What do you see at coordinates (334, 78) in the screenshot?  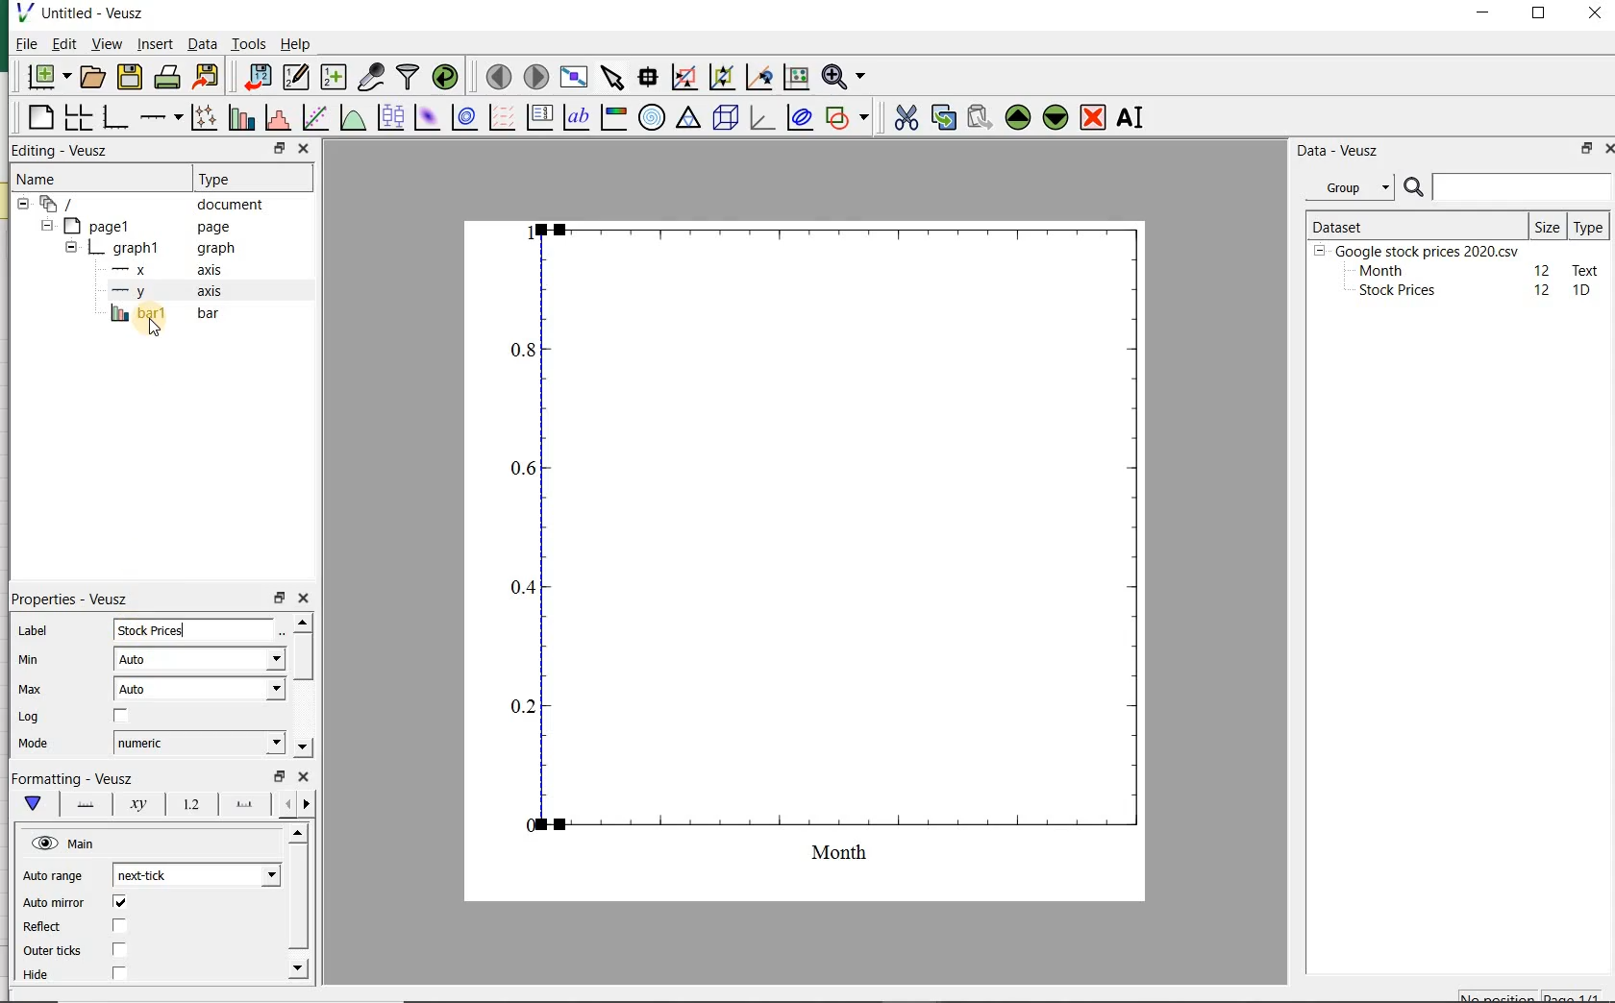 I see `create new datasets` at bounding box center [334, 78].